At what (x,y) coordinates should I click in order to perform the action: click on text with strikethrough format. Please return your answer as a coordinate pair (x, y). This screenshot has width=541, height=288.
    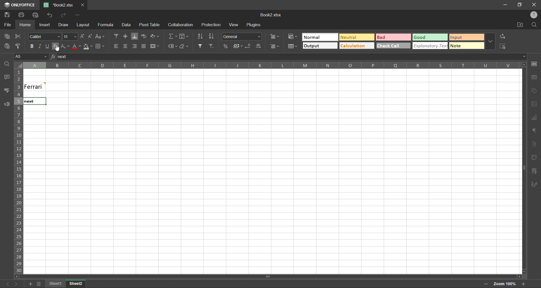
    Looking at the image, I should click on (34, 101).